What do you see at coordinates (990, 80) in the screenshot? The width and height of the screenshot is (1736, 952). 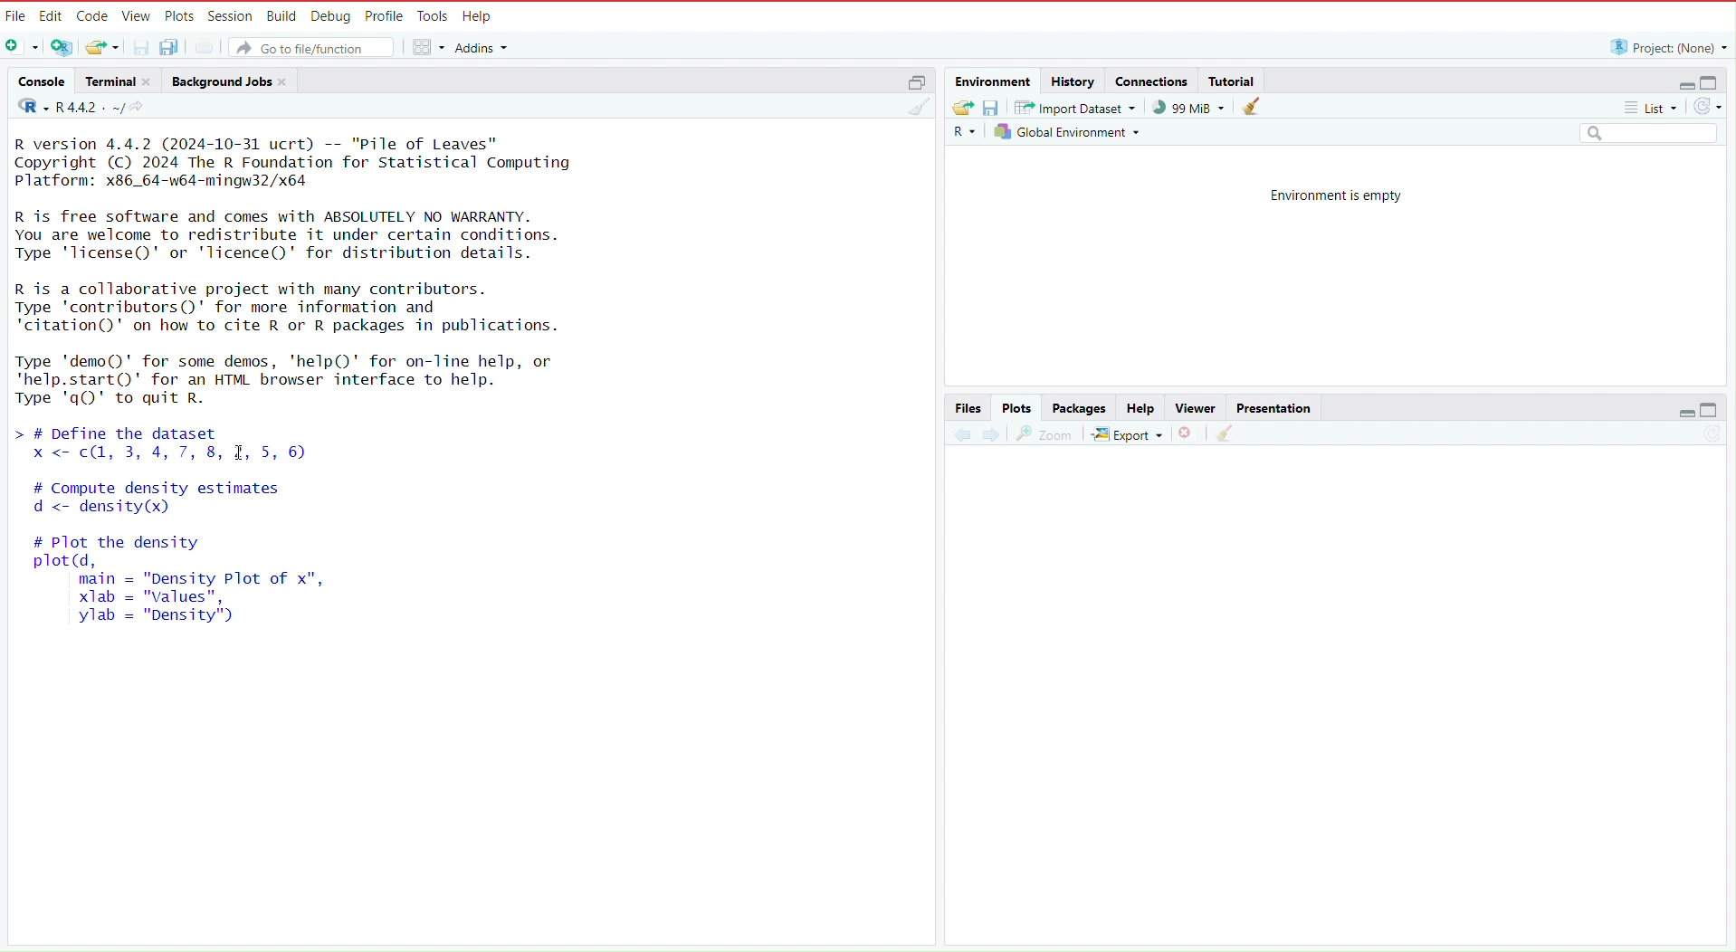 I see `environment` at bounding box center [990, 80].